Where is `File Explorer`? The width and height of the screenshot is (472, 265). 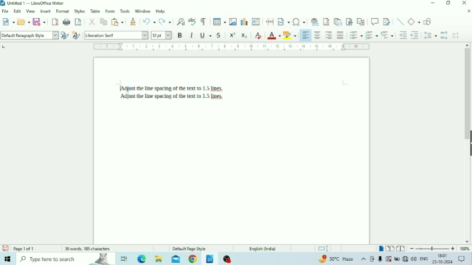 File Explorer is located at coordinates (159, 259).